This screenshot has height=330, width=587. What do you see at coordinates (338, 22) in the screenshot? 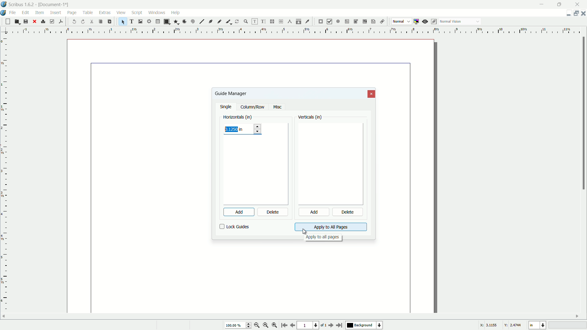
I see `pdf radio button` at bounding box center [338, 22].